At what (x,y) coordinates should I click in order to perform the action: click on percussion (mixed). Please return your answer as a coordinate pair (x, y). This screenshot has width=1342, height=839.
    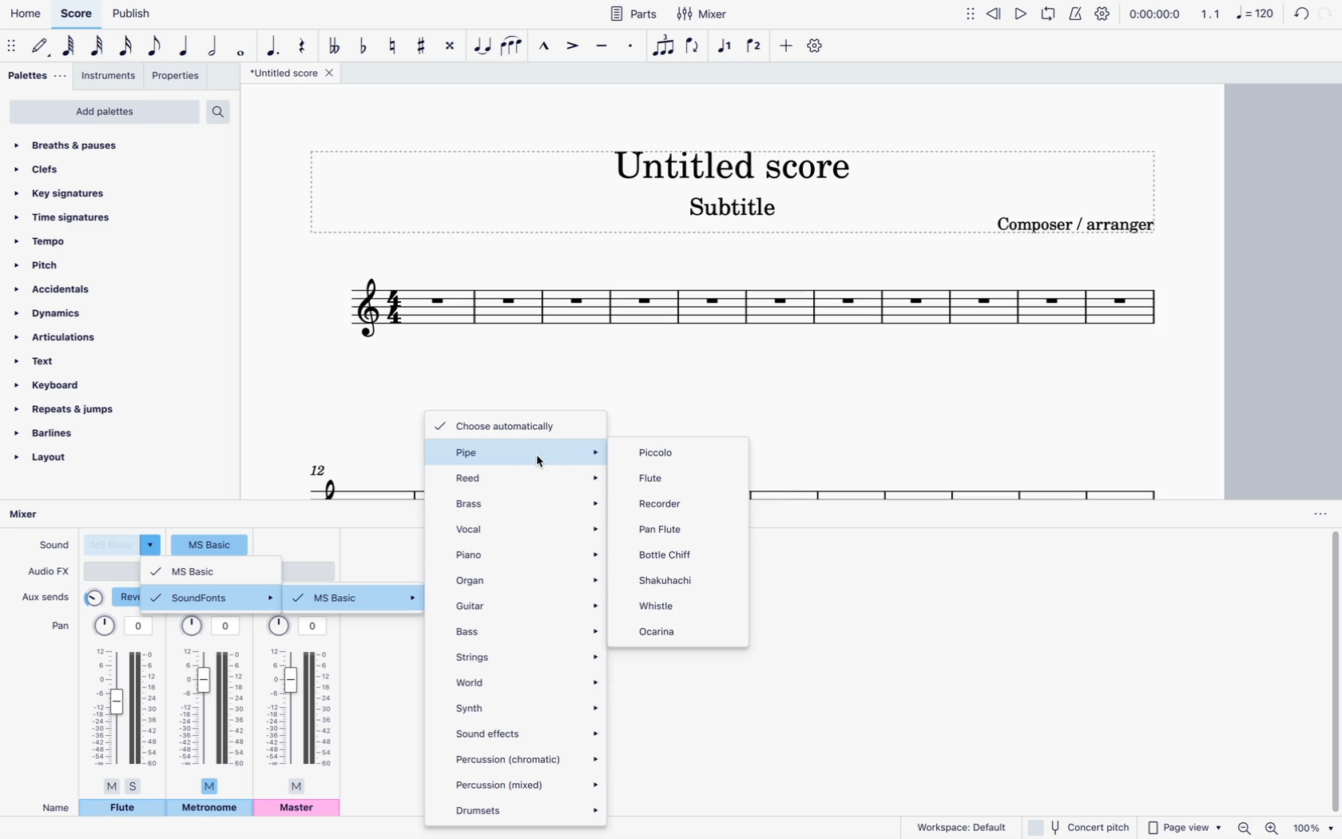
    Looking at the image, I should click on (527, 784).